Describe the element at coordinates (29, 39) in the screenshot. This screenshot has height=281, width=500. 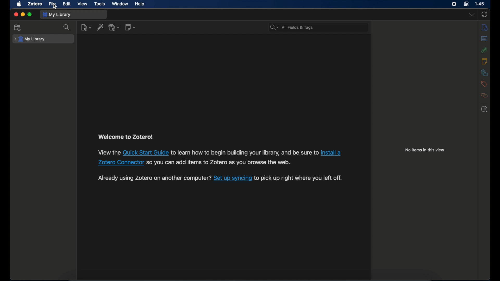
I see `my library` at that location.